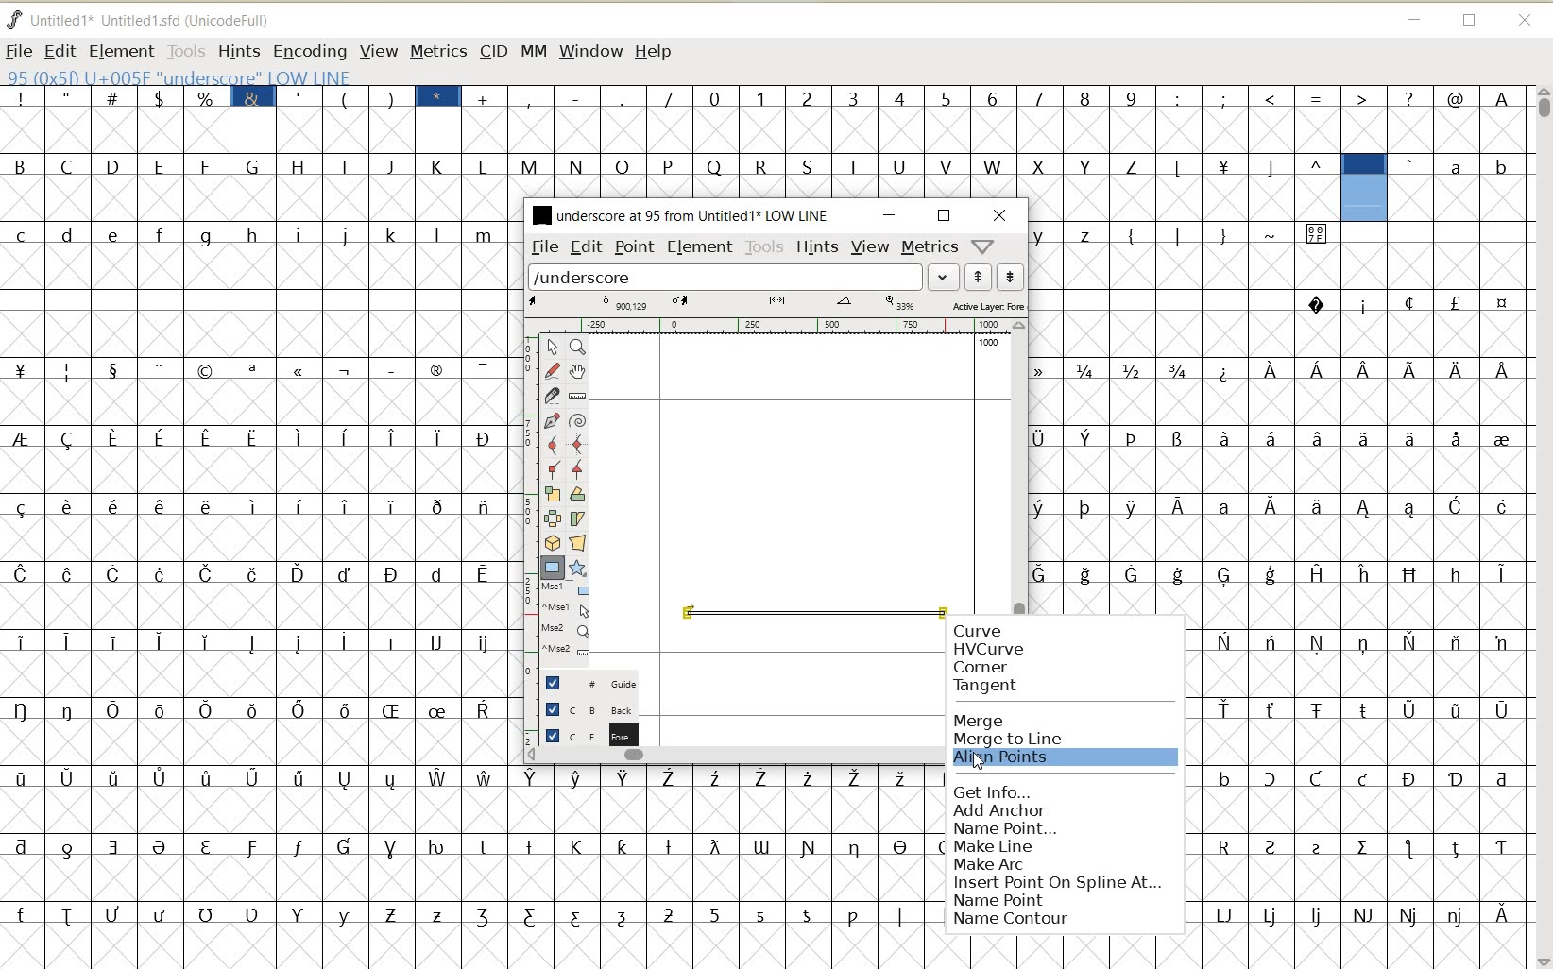  I want to click on an underscore with a unique twist creation, so click(811, 616).